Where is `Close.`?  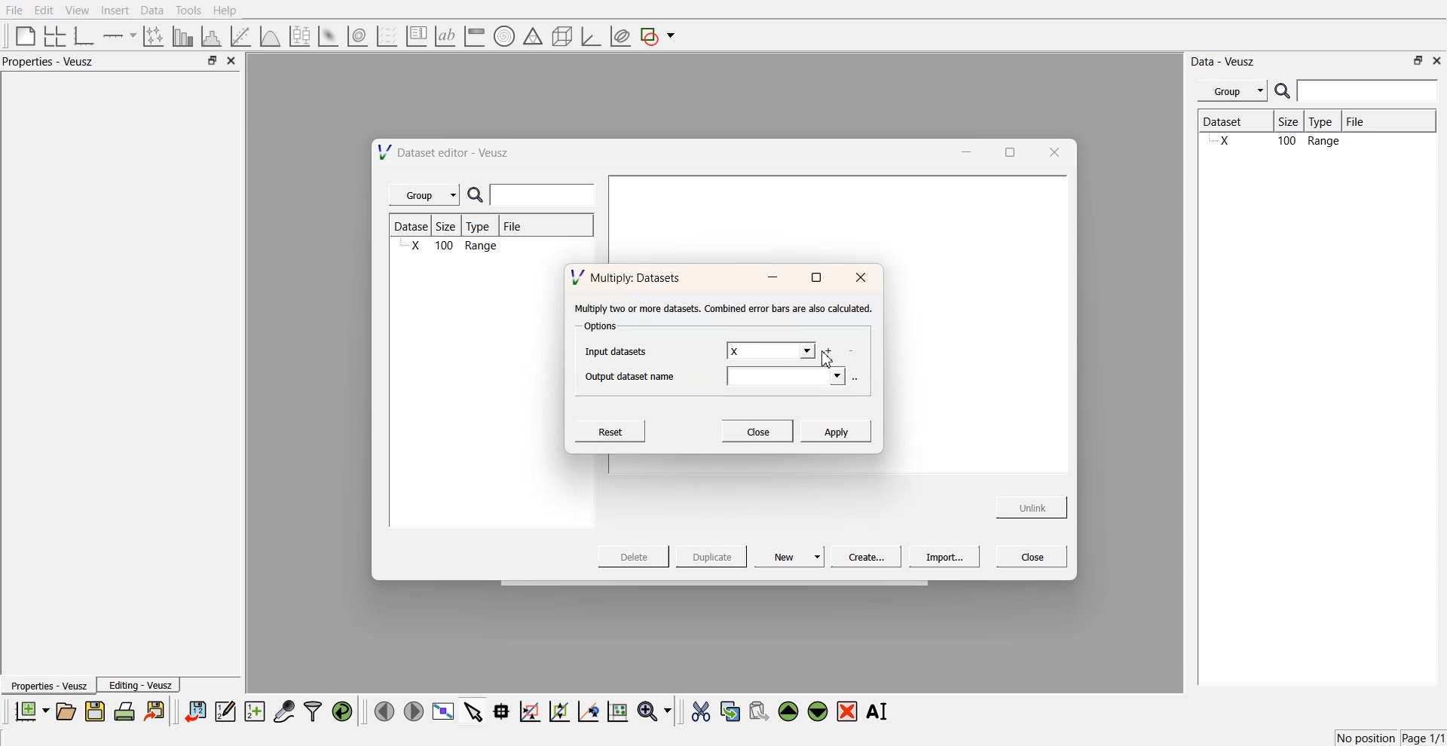 Close. is located at coordinates (758, 430).